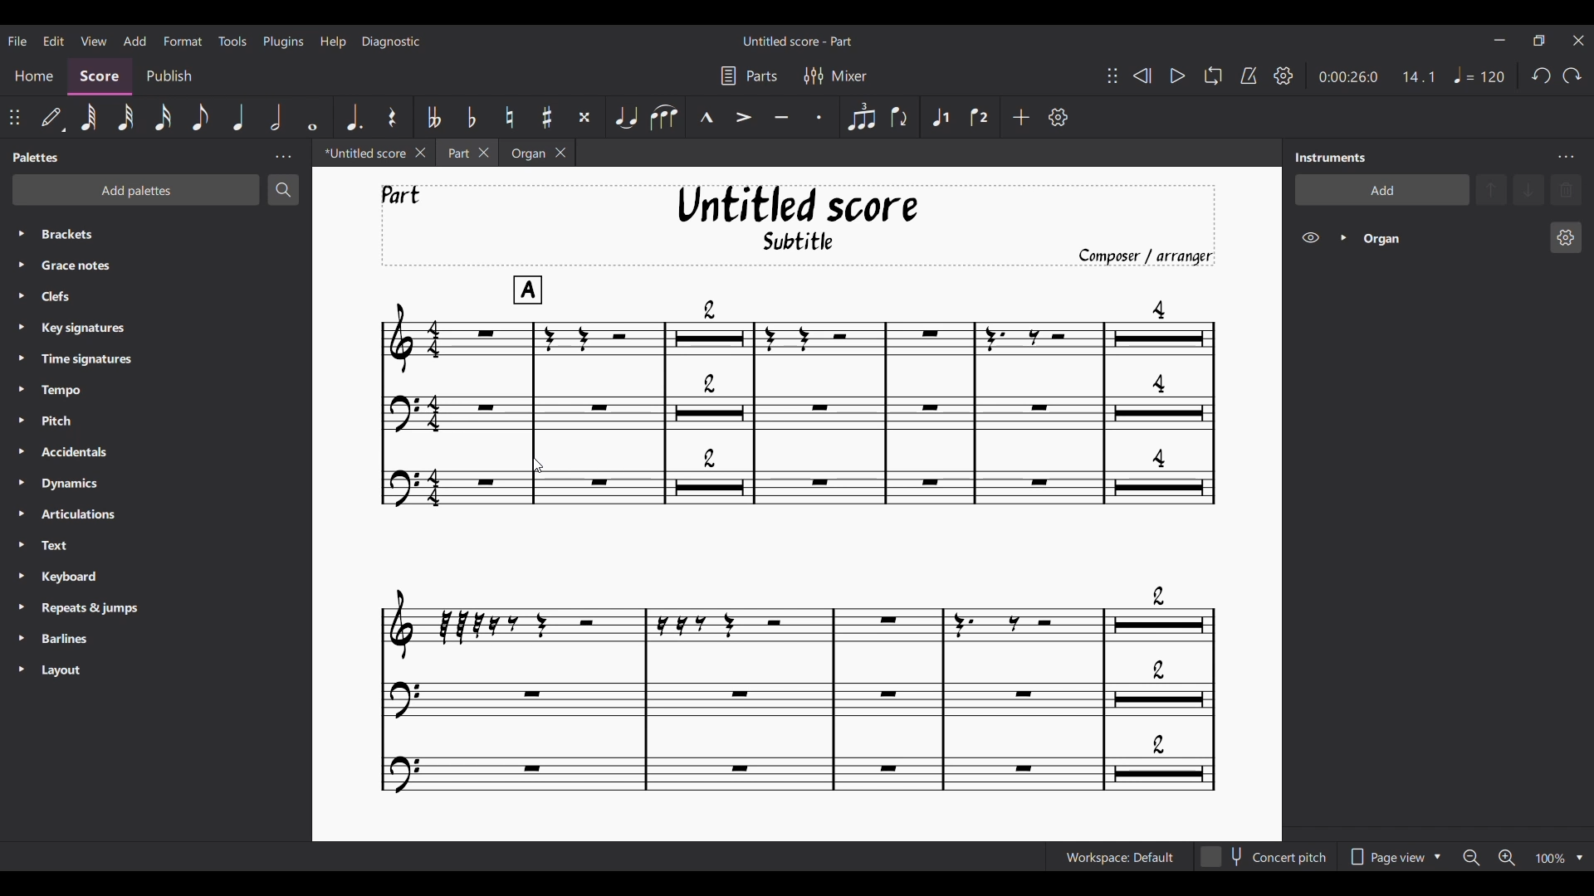 This screenshot has width=1594, height=896. What do you see at coordinates (434, 116) in the screenshot?
I see `Toggle double flat` at bounding box center [434, 116].